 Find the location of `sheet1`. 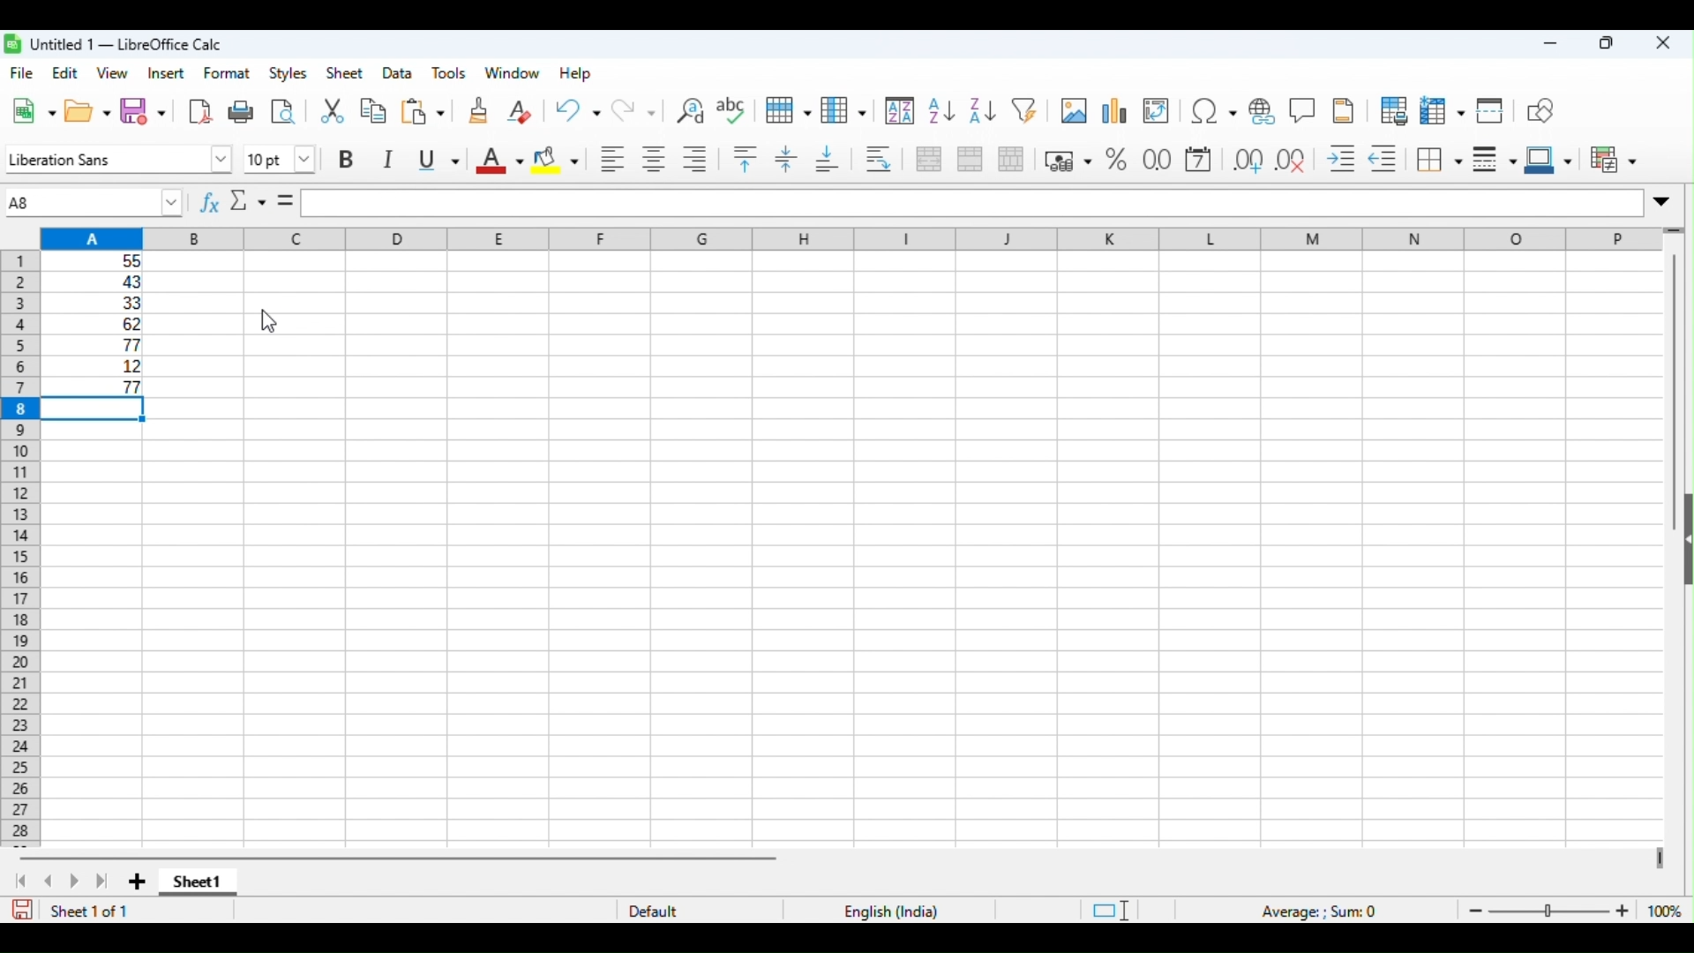

sheet1 is located at coordinates (199, 884).